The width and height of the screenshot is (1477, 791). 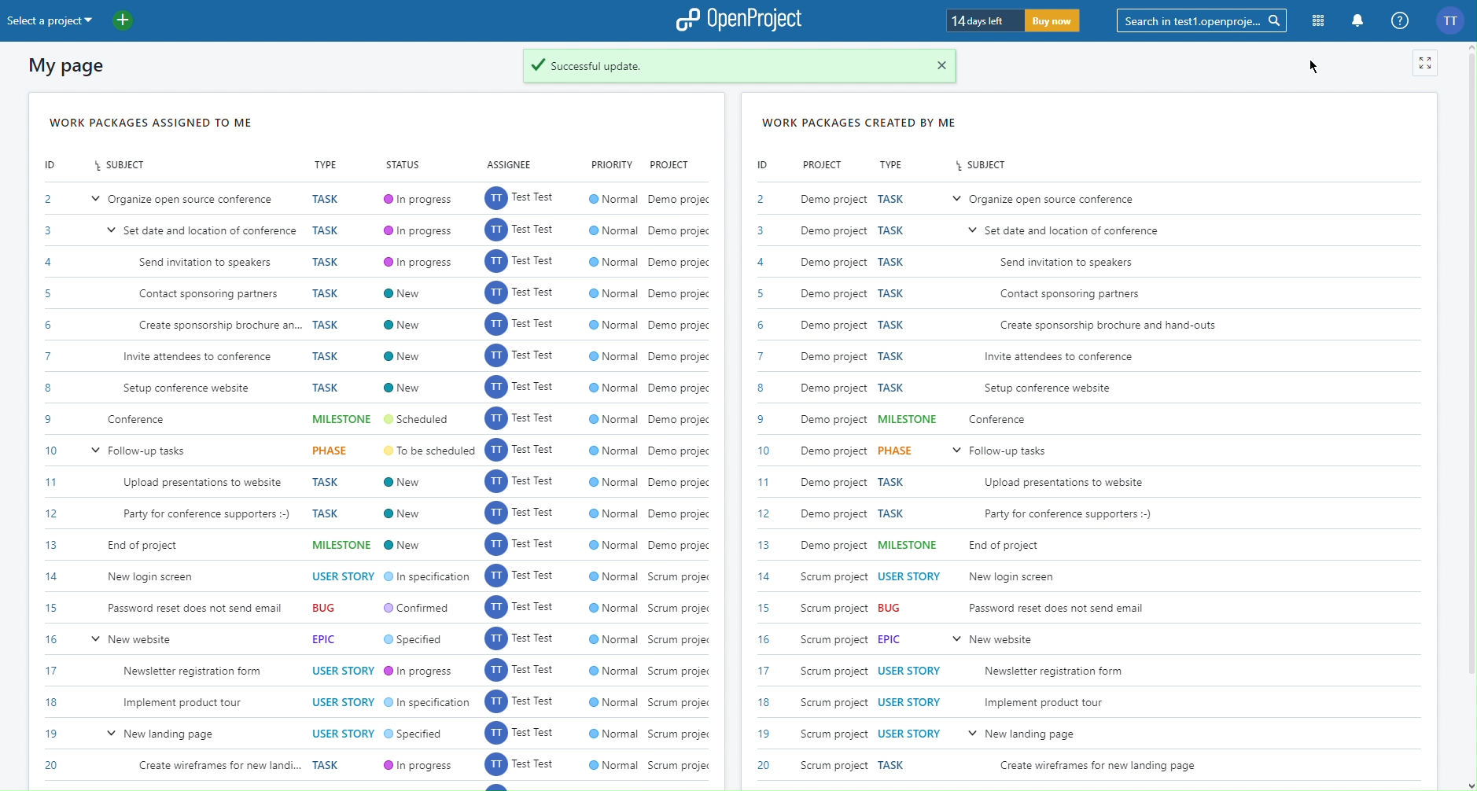 I want to click on User Story, so click(x=344, y=698).